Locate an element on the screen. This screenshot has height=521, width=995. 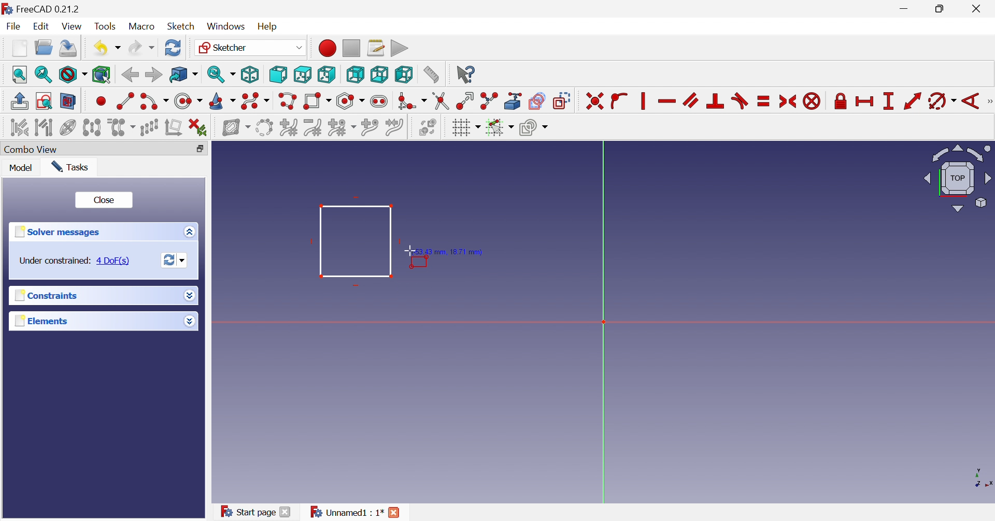
Constrain distance is located at coordinates (912, 101).